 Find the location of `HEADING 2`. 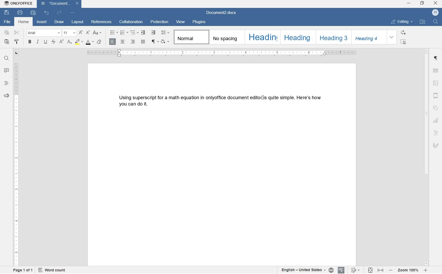

HEADING 2 is located at coordinates (297, 37).